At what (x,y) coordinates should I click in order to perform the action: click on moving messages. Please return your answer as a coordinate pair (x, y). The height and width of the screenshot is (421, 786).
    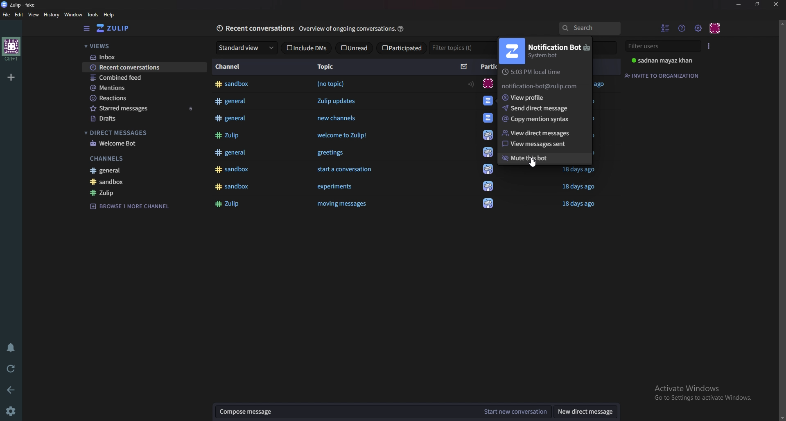
    Looking at the image, I should click on (350, 204).